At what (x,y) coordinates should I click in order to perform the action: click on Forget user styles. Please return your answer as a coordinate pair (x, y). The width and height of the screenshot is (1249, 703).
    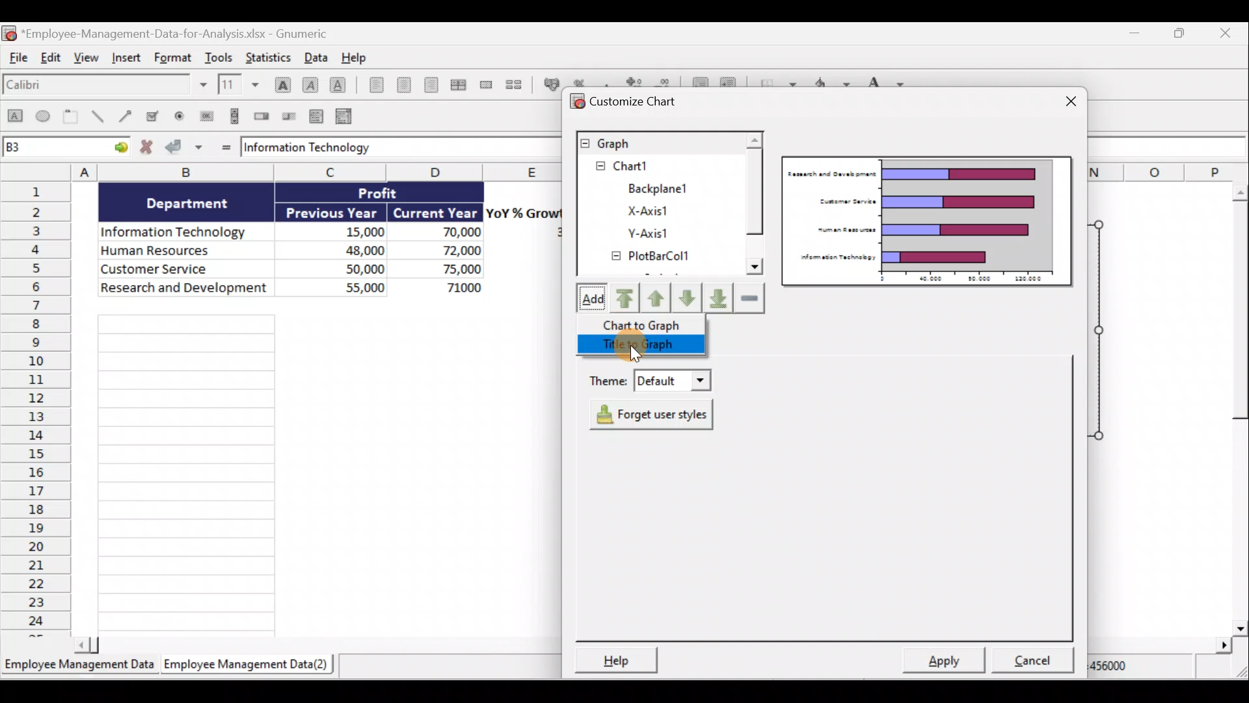
    Looking at the image, I should click on (647, 413).